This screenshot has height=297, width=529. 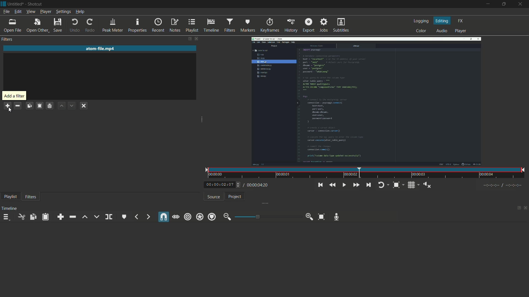 What do you see at coordinates (291, 26) in the screenshot?
I see `history` at bounding box center [291, 26].